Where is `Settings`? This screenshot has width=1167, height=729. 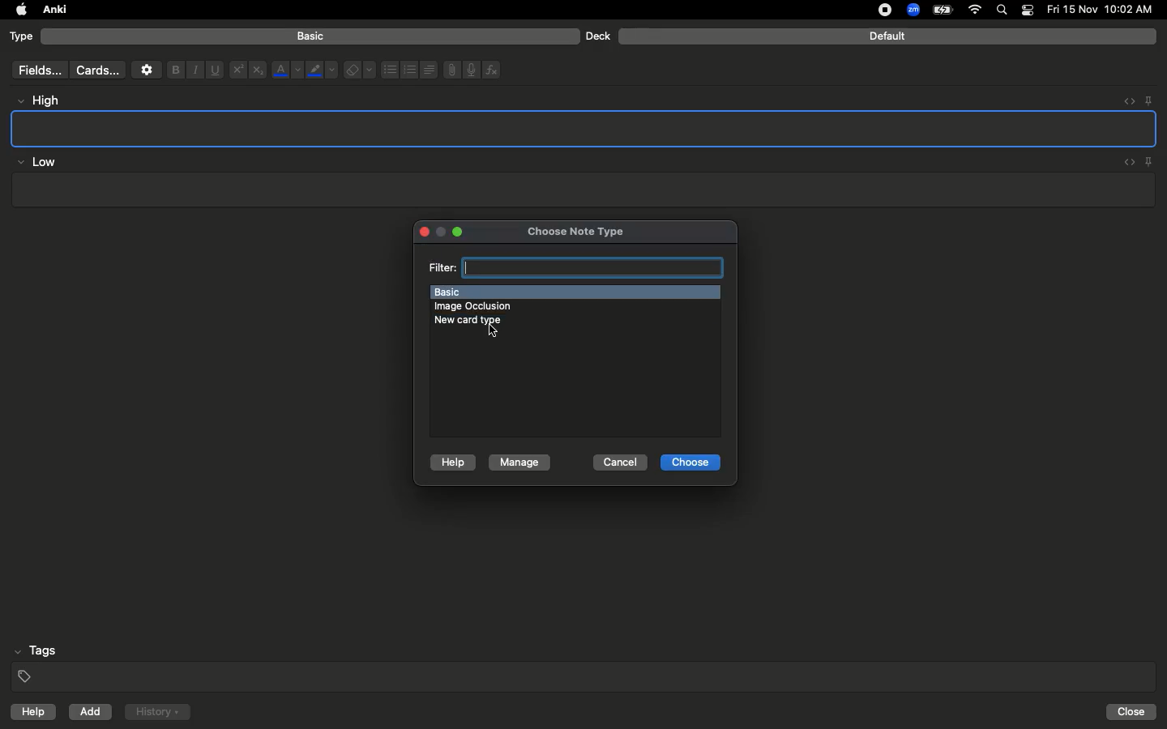
Settings is located at coordinates (147, 70).